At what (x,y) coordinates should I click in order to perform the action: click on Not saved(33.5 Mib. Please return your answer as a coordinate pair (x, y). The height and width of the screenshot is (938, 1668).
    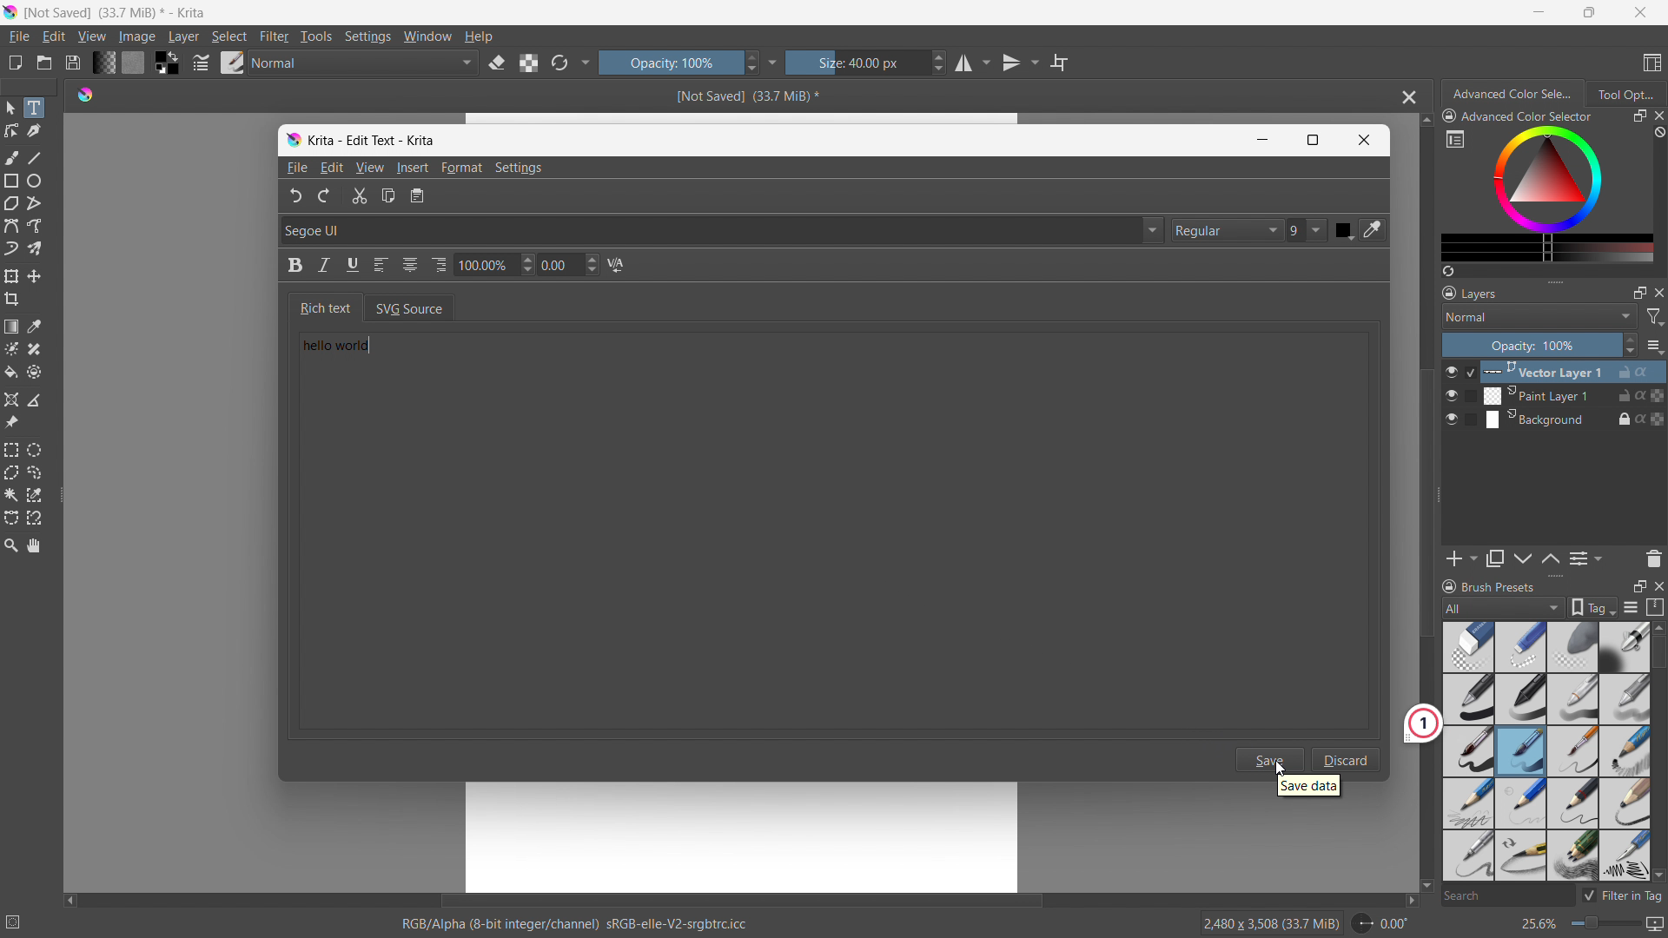
    Looking at the image, I should click on (742, 95).